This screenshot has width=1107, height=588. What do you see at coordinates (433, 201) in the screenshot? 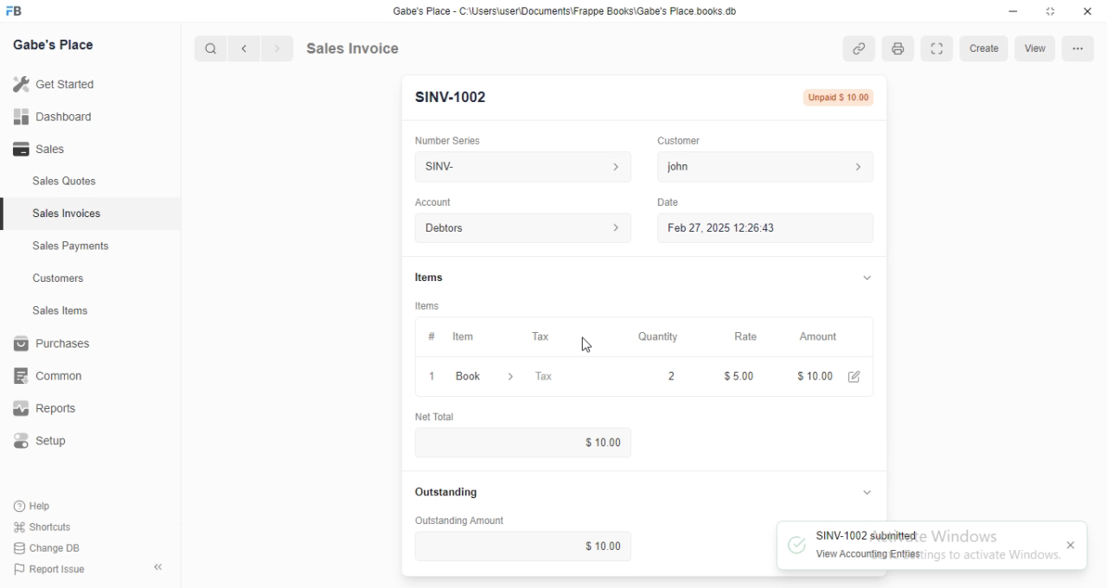
I see `Account` at bounding box center [433, 201].